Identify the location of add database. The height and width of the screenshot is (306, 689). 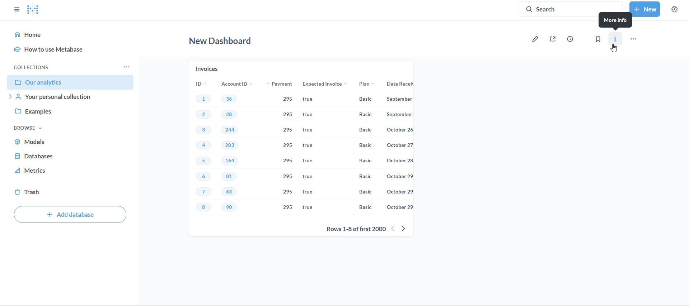
(70, 215).